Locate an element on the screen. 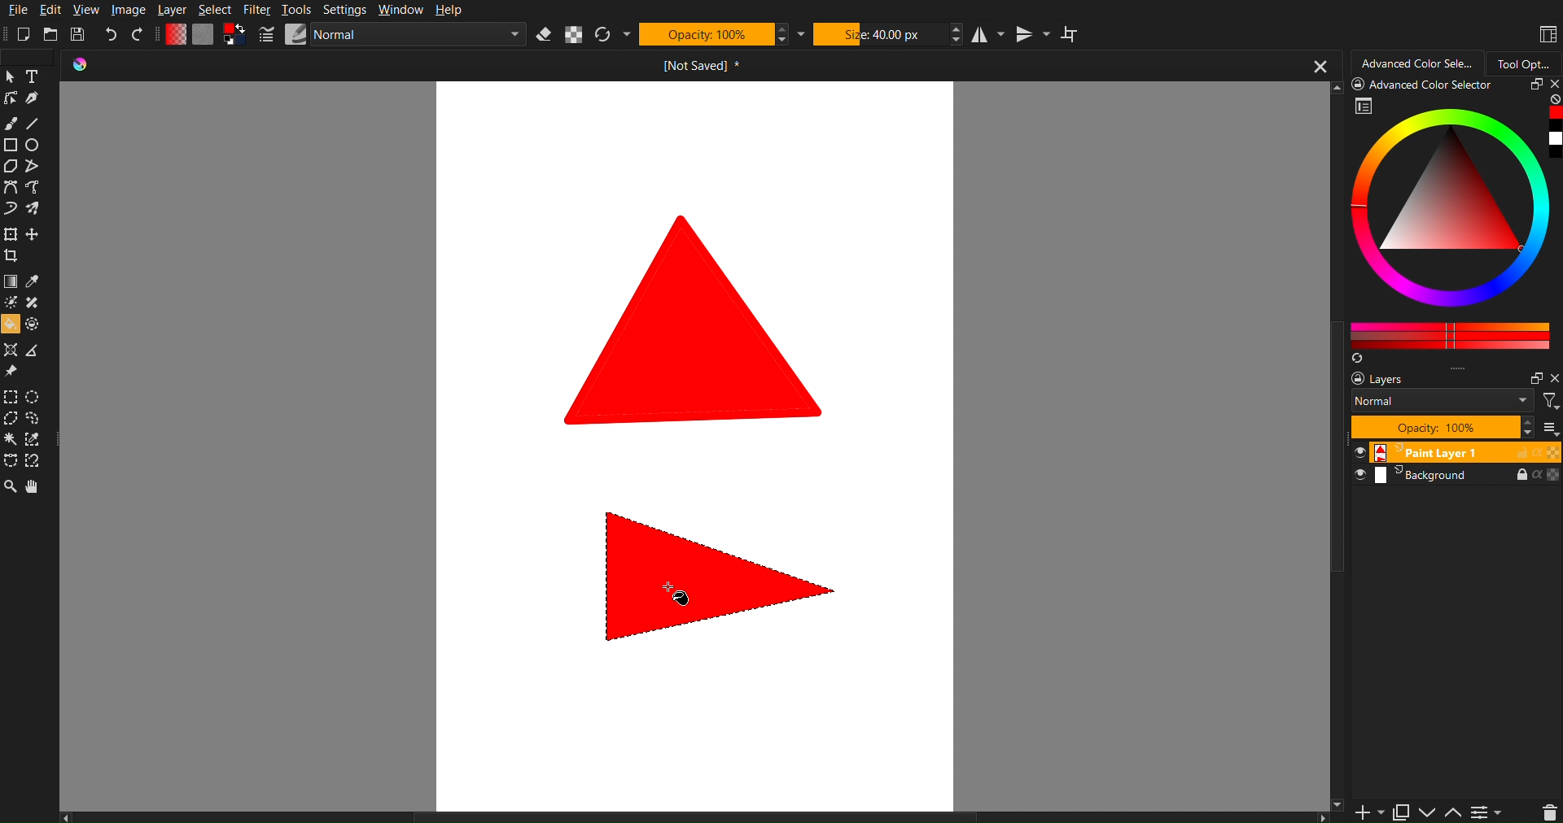 This screenshot has width=1563, height=823. Shape is located at coordinates (698, 318).